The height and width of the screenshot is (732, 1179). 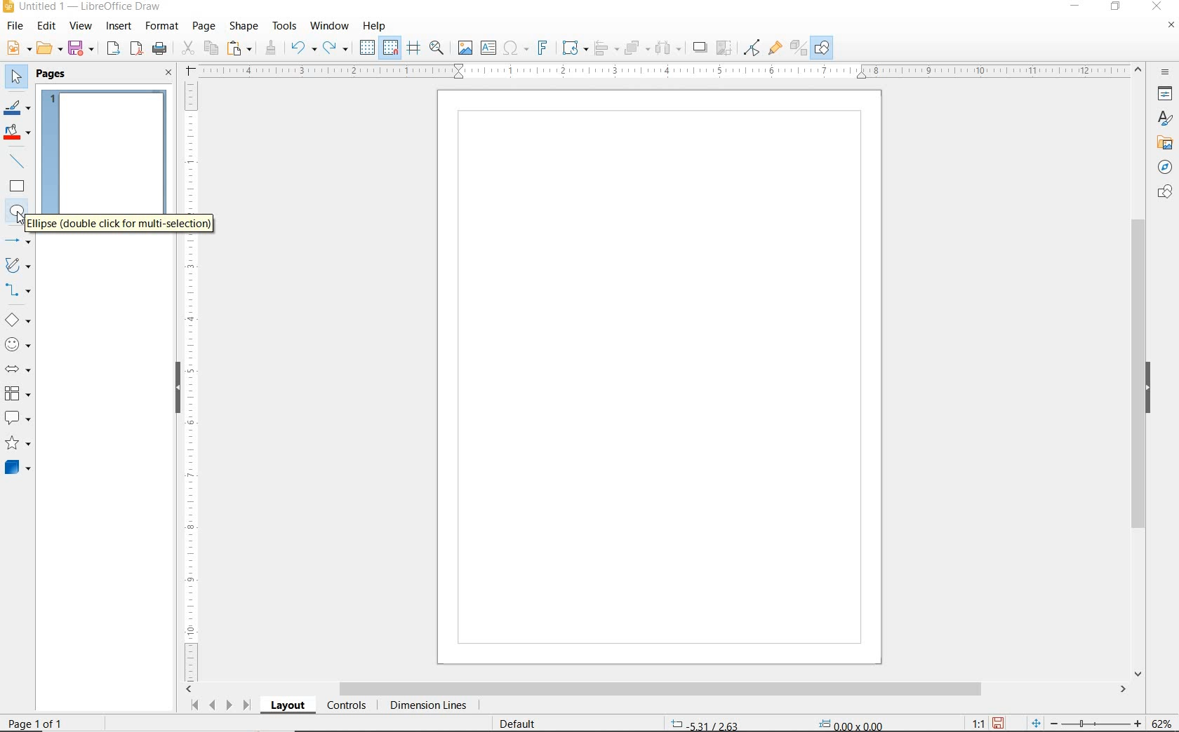 What do you see at coordinates (426, 707) in the screenshot?
I see `DIMENSION LINES` at bounding box center [426, 707].